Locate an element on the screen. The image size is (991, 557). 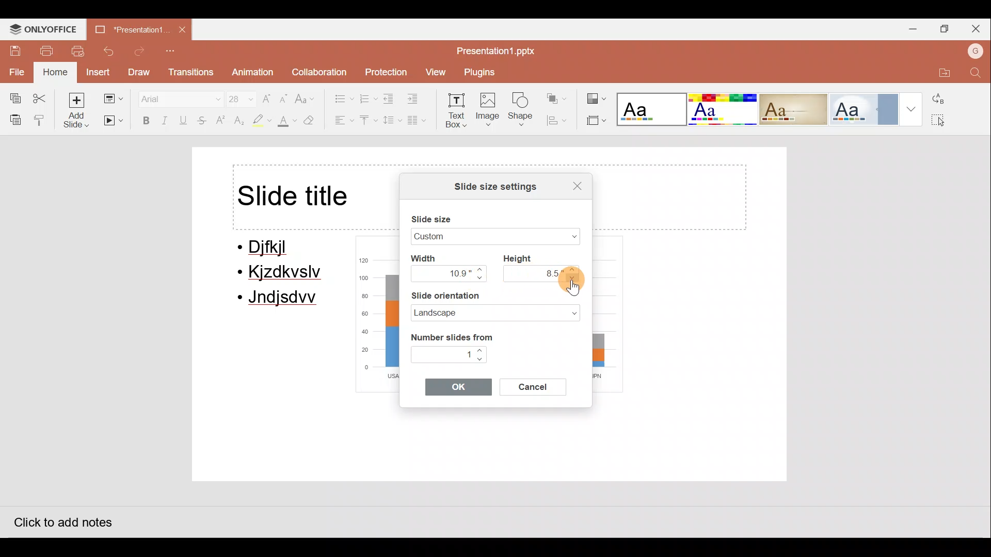
Maximize is located at coordinates (946, 29).